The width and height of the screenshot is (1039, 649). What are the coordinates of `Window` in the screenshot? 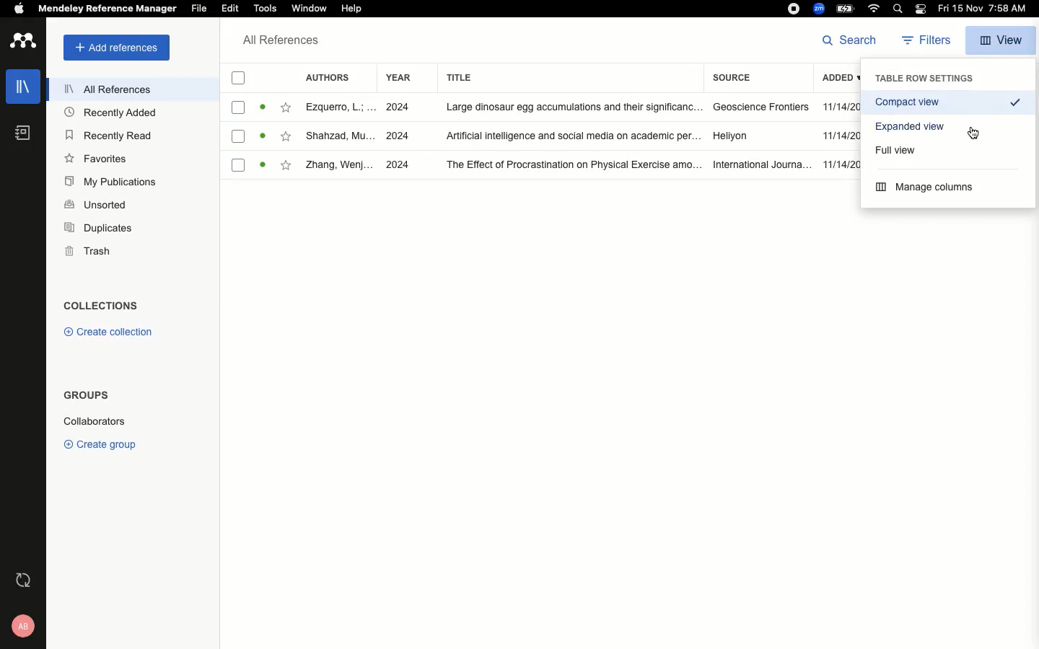 It's located at (311, 9).